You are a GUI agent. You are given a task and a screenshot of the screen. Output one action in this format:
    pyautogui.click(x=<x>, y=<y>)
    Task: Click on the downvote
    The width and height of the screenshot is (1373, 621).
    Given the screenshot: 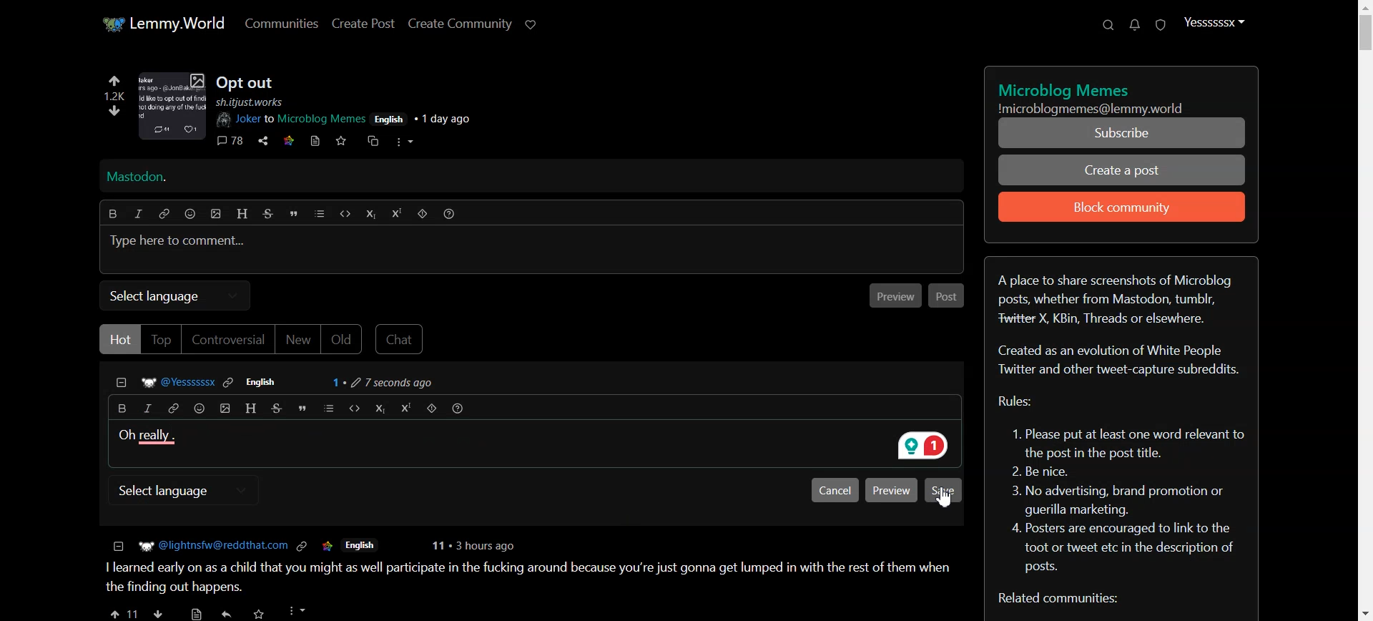 What is the action you would take?
    pyautogui.click(x=116, y=109)
    